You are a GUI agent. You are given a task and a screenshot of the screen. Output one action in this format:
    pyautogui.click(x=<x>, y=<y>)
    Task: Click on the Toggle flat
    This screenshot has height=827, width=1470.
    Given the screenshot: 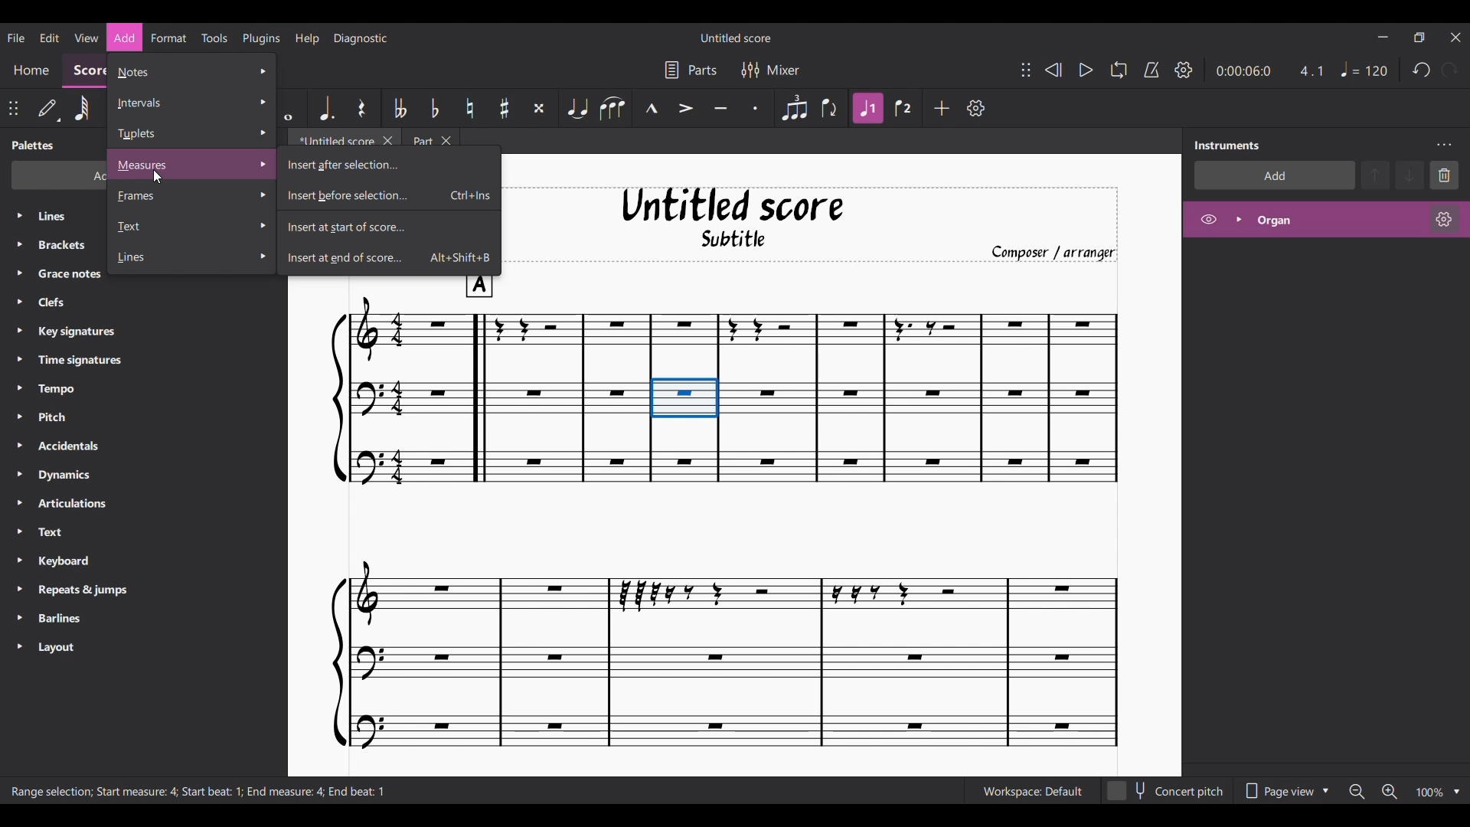 What is the action you would take?
    pyautogui.click(x=434, y=107)
    